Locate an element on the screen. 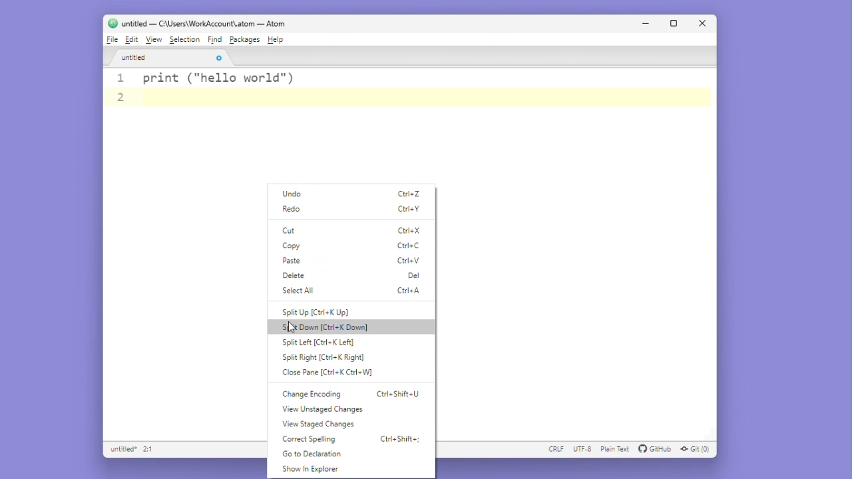 This screenshot has width=852, height=479. View unstaged changes is located at coordinates (322, 410).